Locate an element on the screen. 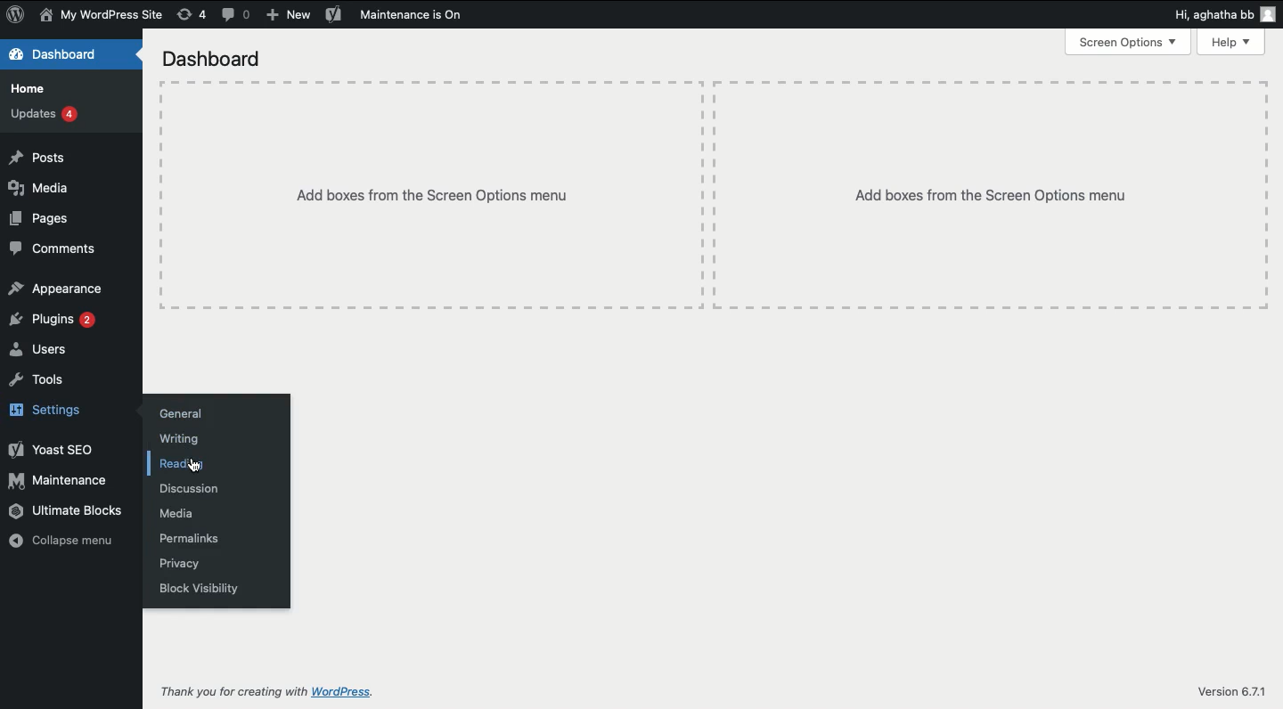 This screenshot has height=709, width=1283. settings is located at coordinates (47, 411).